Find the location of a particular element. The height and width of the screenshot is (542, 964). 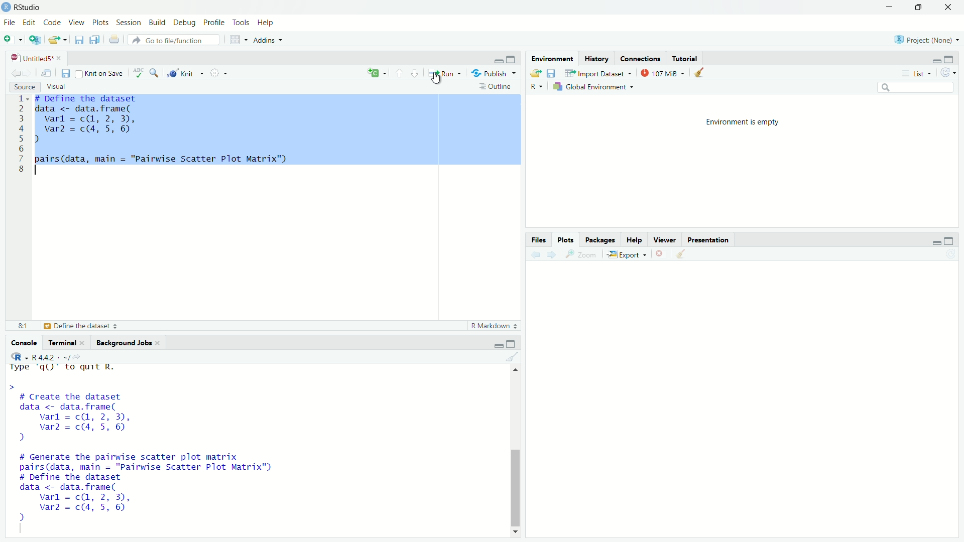

Clear console (Ctrl +L) is located at coordinates (519, 357).